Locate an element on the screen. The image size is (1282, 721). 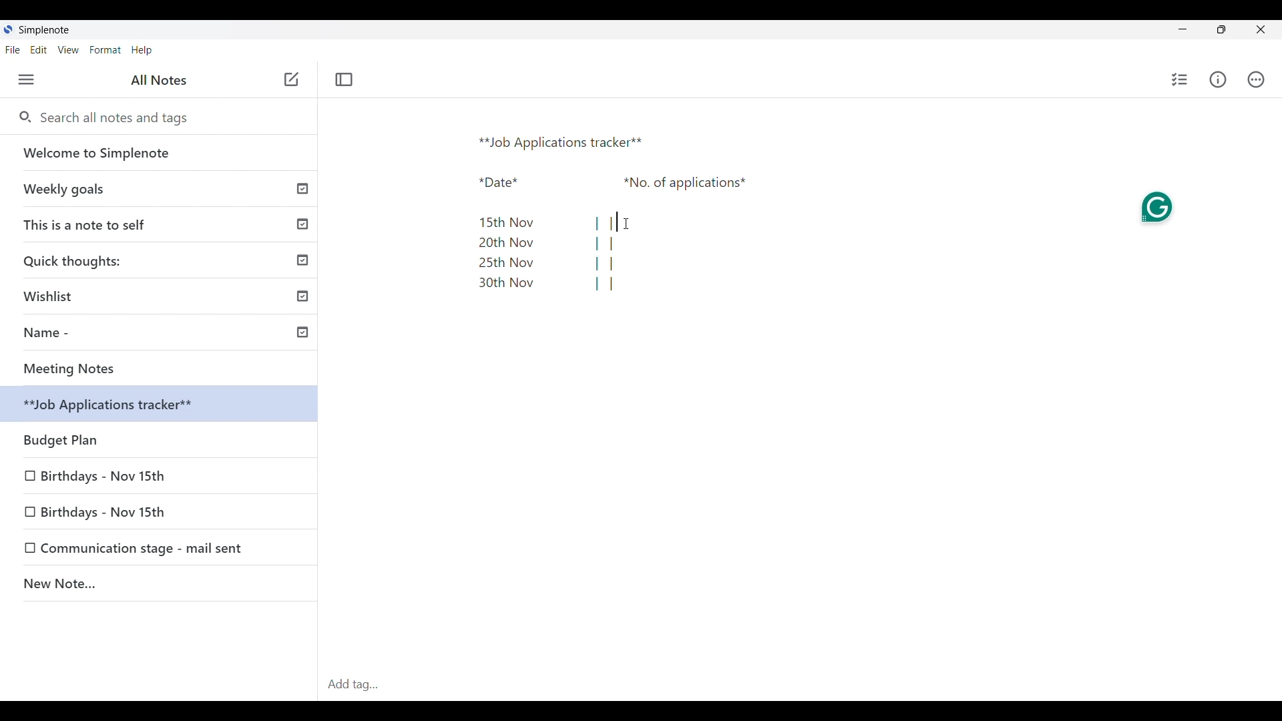
Wishlist is located at coordinates (164, 294).